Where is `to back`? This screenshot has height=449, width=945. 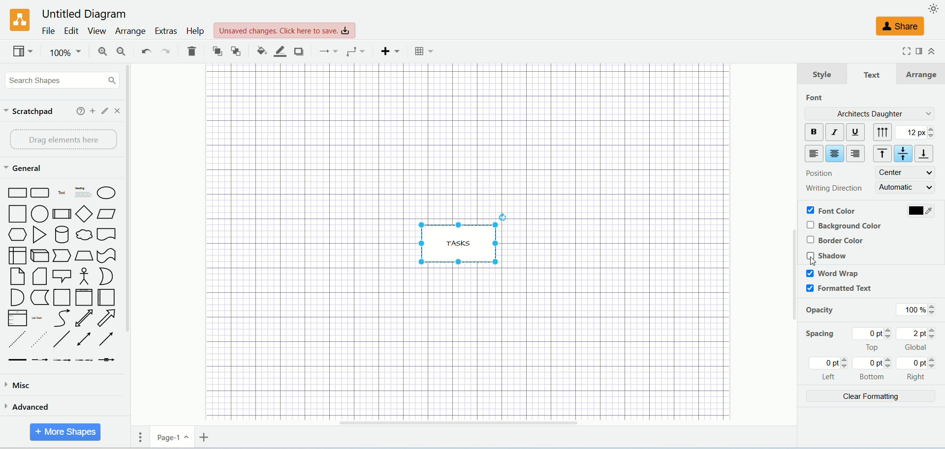
to back is located at coordinates (236, 50).